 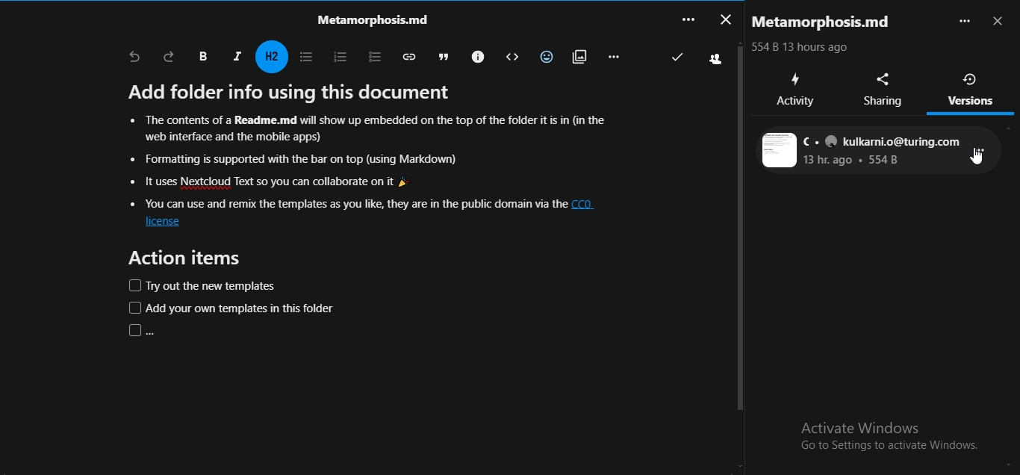 I want to click on Cursor, so click(x=977, y=158).